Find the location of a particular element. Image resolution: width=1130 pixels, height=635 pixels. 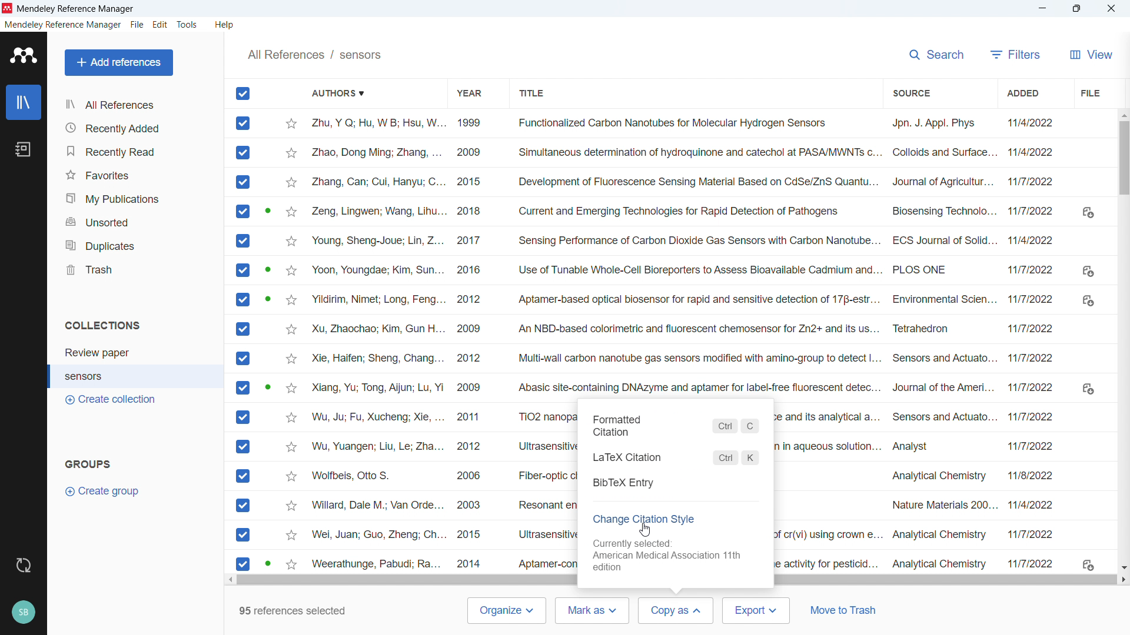

mendeley reference manager is located at coordinates (62, 25).